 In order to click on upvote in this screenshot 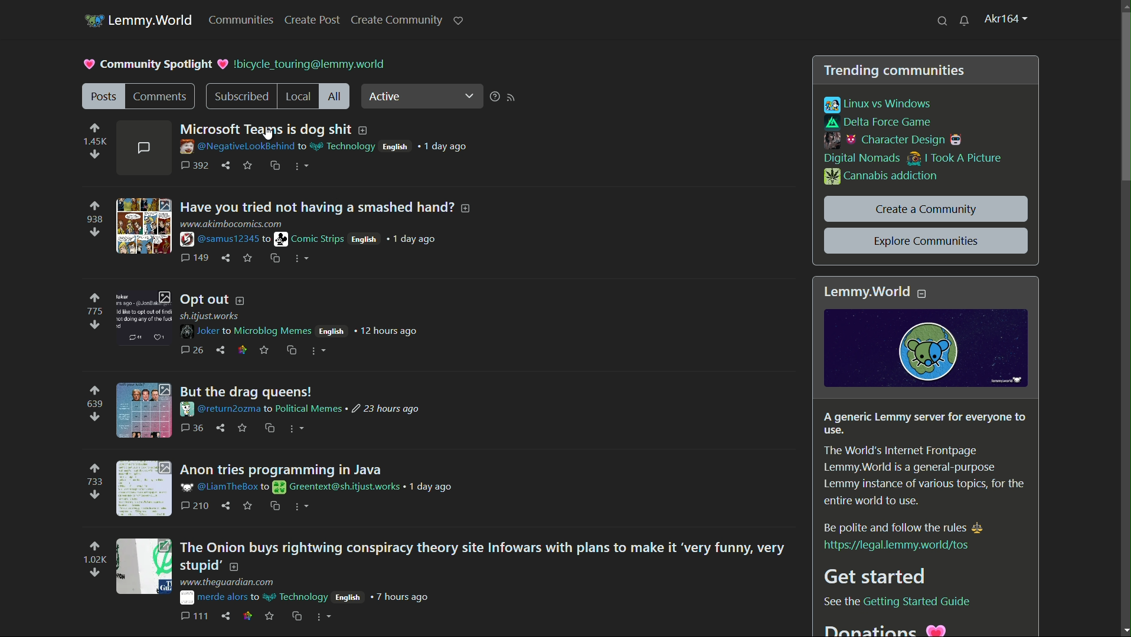, I will do `click(94, 129)`.